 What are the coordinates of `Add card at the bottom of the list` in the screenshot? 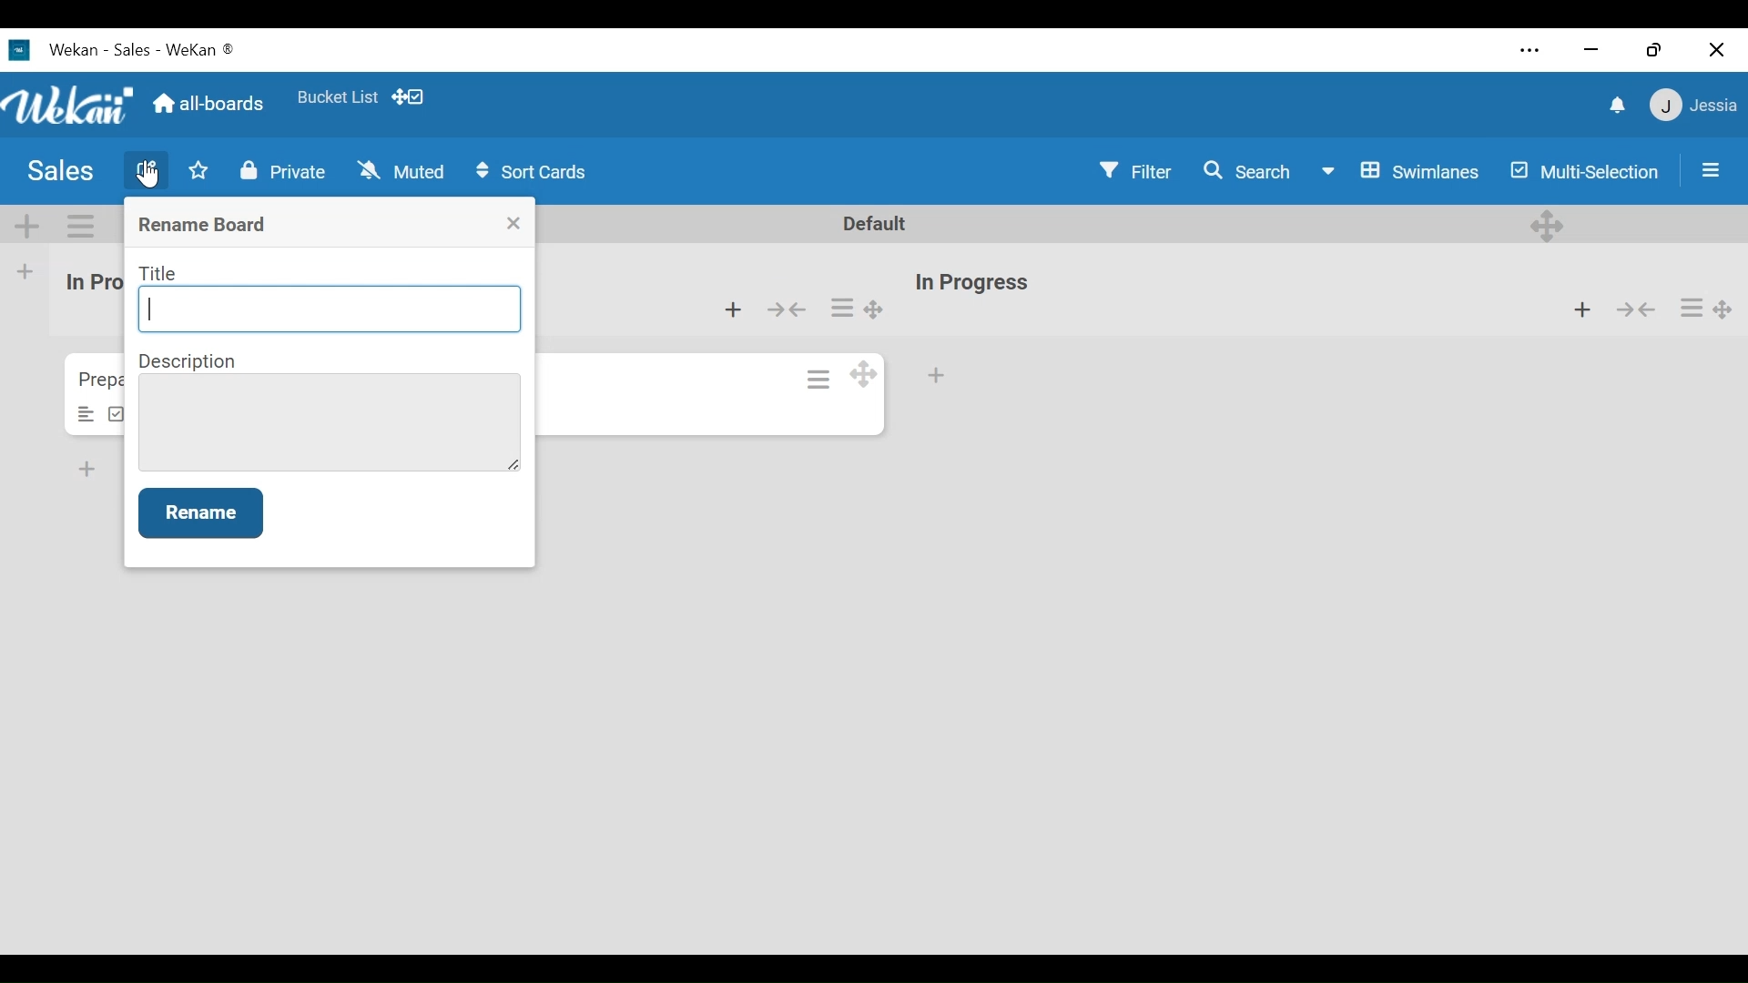 It's located at (937, 376).